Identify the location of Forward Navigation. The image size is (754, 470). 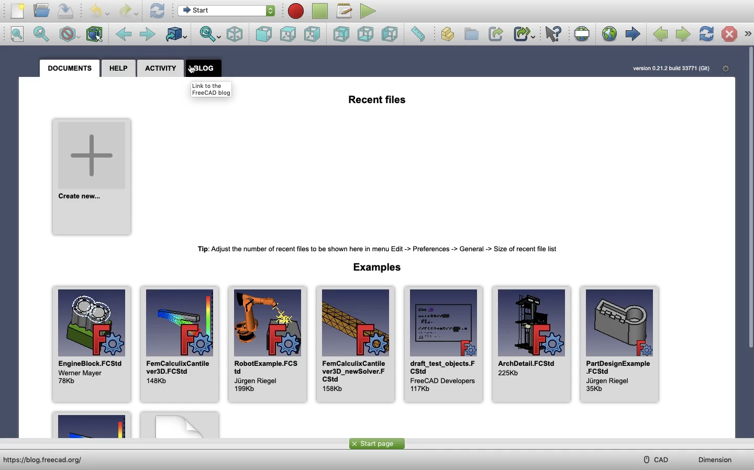
(632, 33).